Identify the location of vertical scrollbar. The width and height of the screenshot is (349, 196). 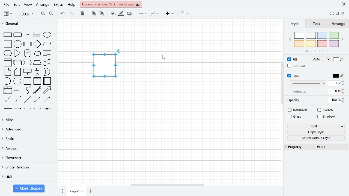
(282, 84).